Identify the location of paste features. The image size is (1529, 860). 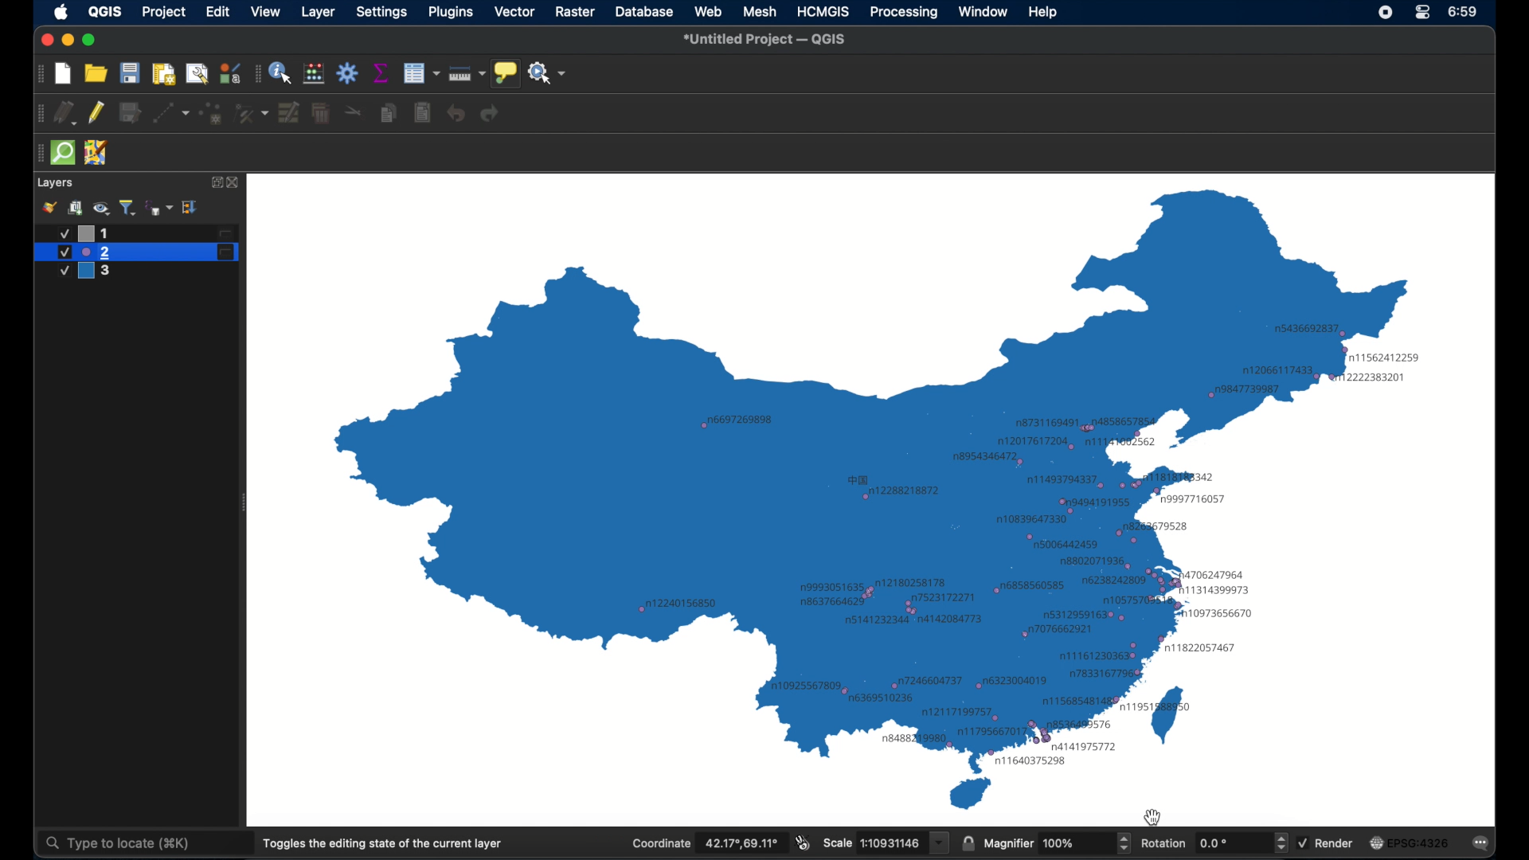
(423, 113).